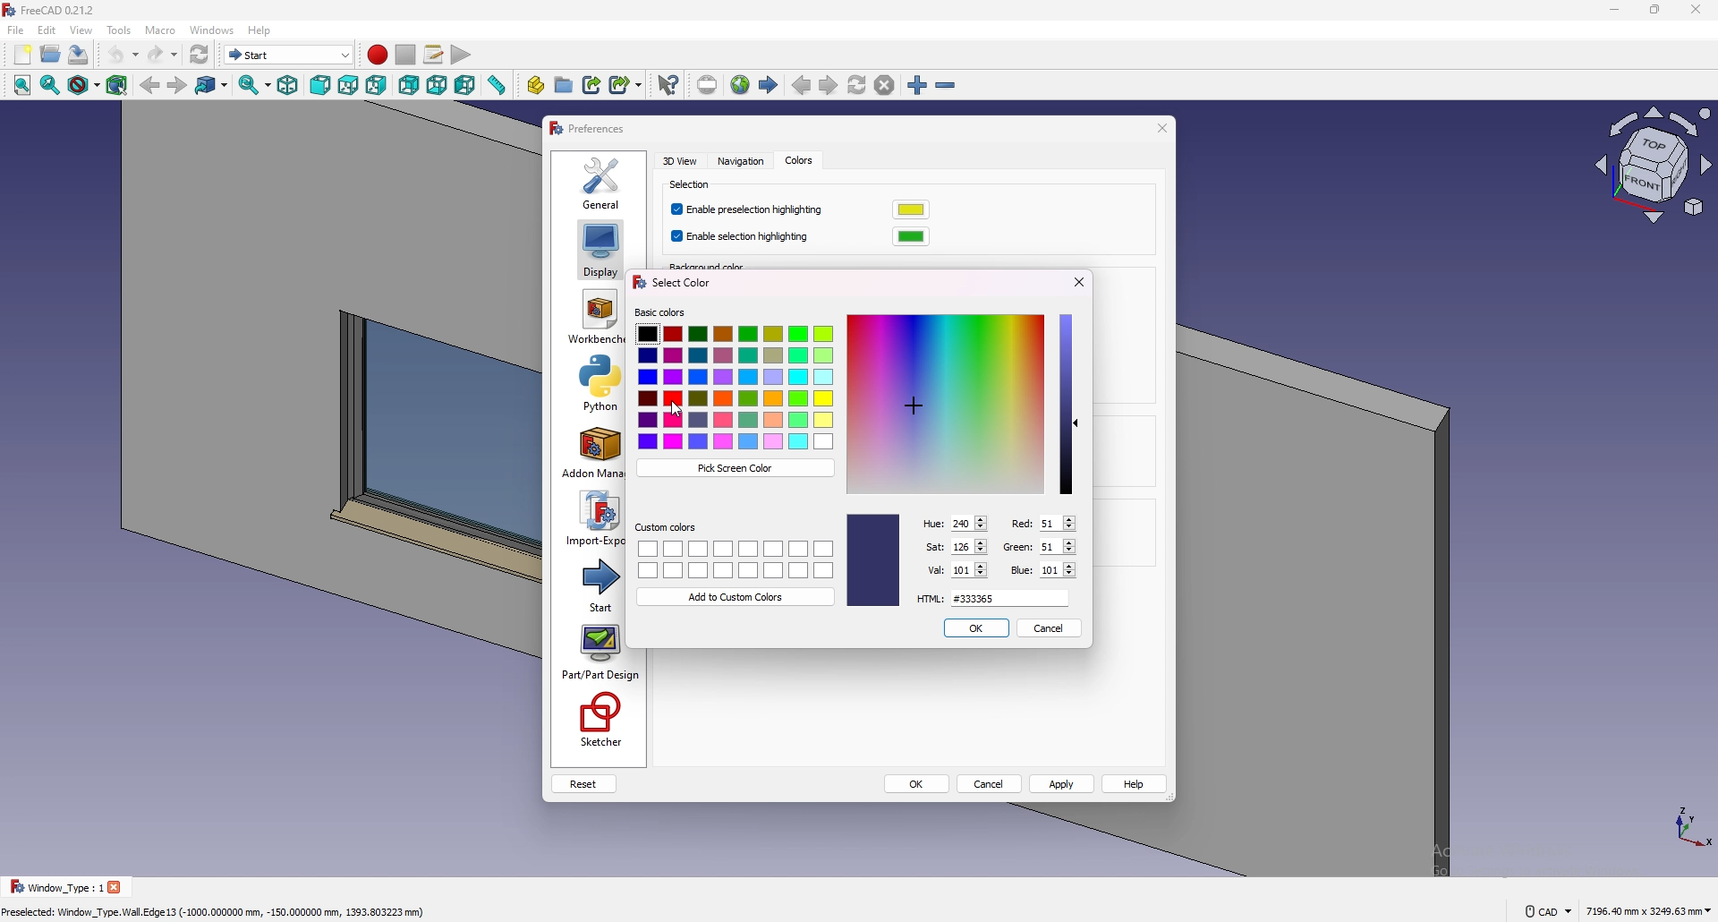 Image resolution: width=1718 pixels, height=922 pixels. What do you see at coordinates (911, 209) in the screenshot?
I see `preselection highlighting color` at bounding box center [911, 209].